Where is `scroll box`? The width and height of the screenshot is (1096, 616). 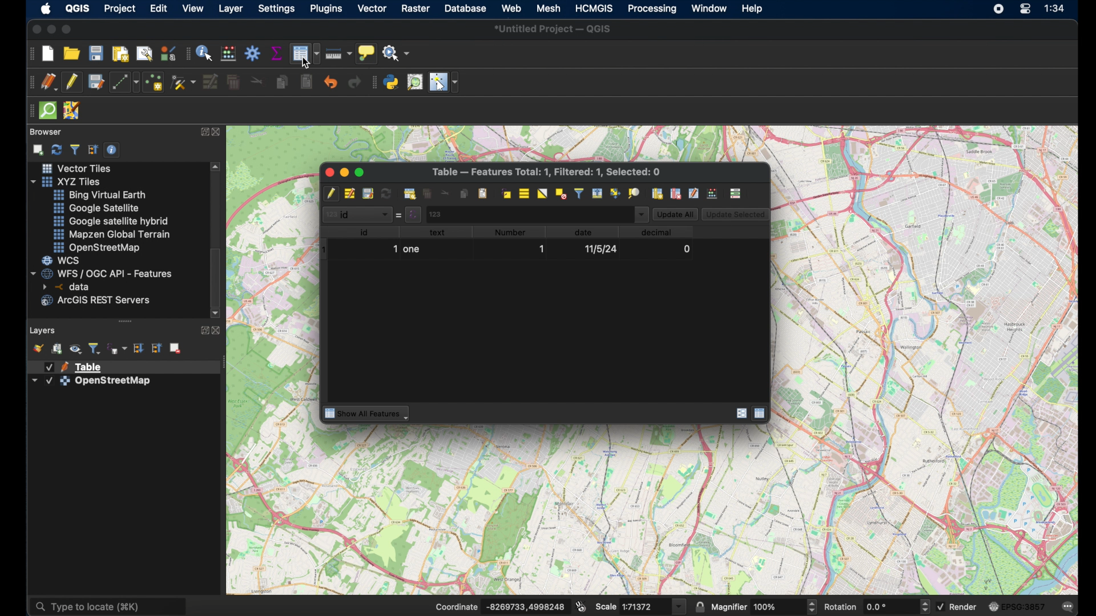 scroll box is located at coordinates (216, 274).